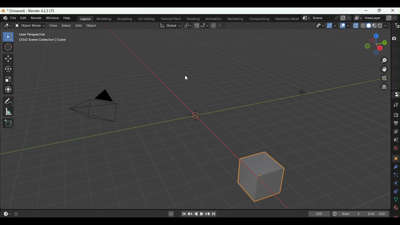 The image size is (400, 225). I want to click on Current frame, so click(320, 214).